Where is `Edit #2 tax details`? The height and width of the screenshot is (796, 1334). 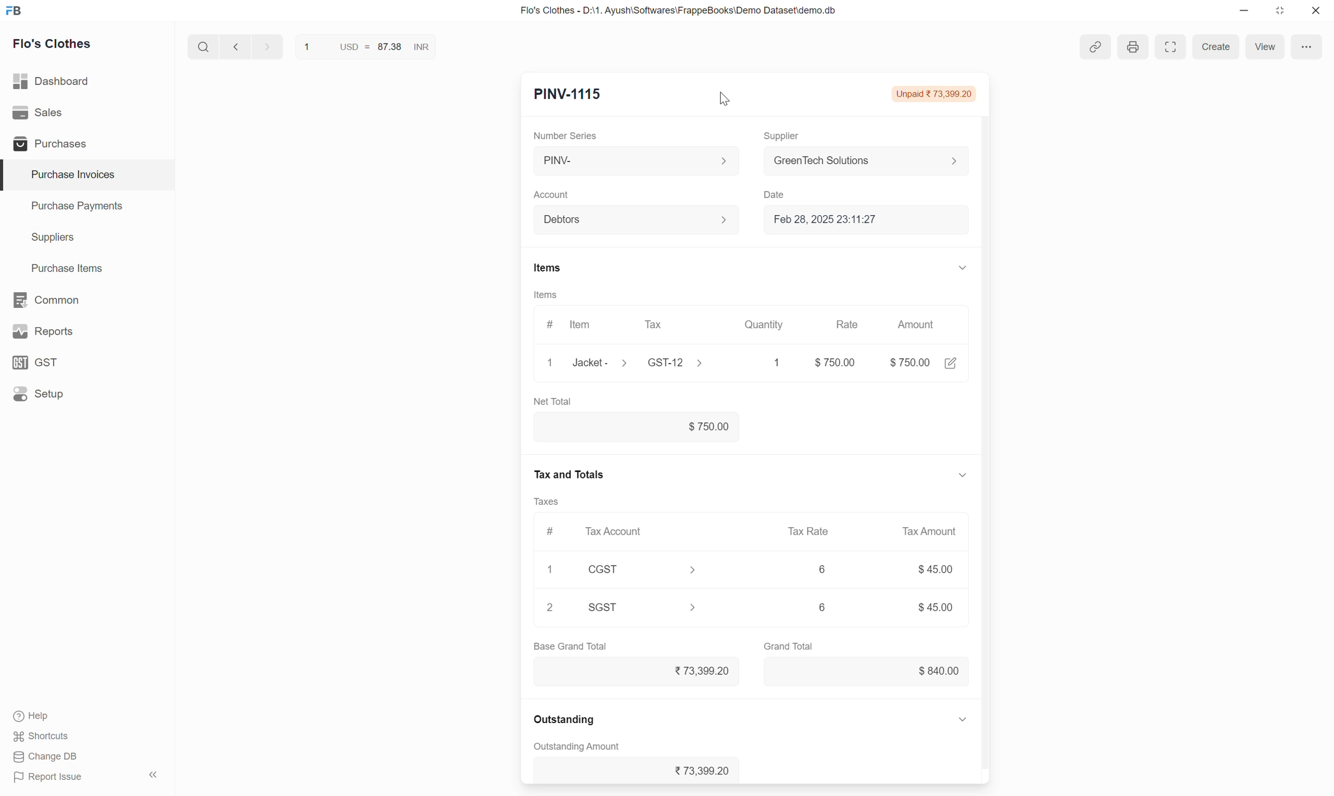 Edit #2 tax details is located at coordinates (693, 607).